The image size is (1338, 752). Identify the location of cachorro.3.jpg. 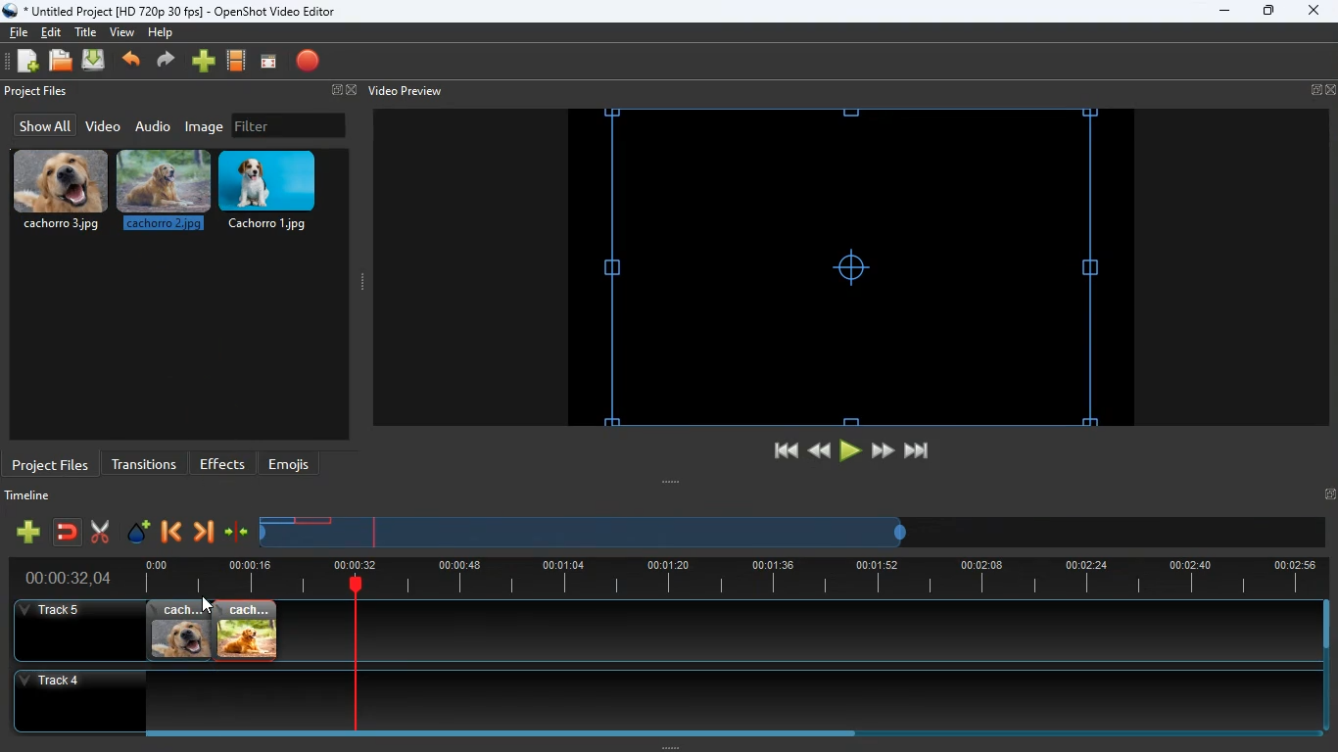
(179, 631).